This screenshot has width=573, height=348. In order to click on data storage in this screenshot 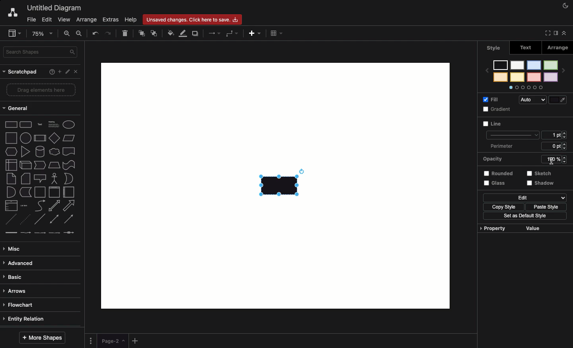, I will do `click(26, 192)`.